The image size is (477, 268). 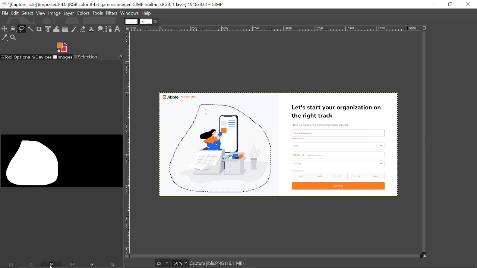 What do you see at coordinates (118, 29) in the screenshot?
I see `Text tool` at bounding box center [118, 29].